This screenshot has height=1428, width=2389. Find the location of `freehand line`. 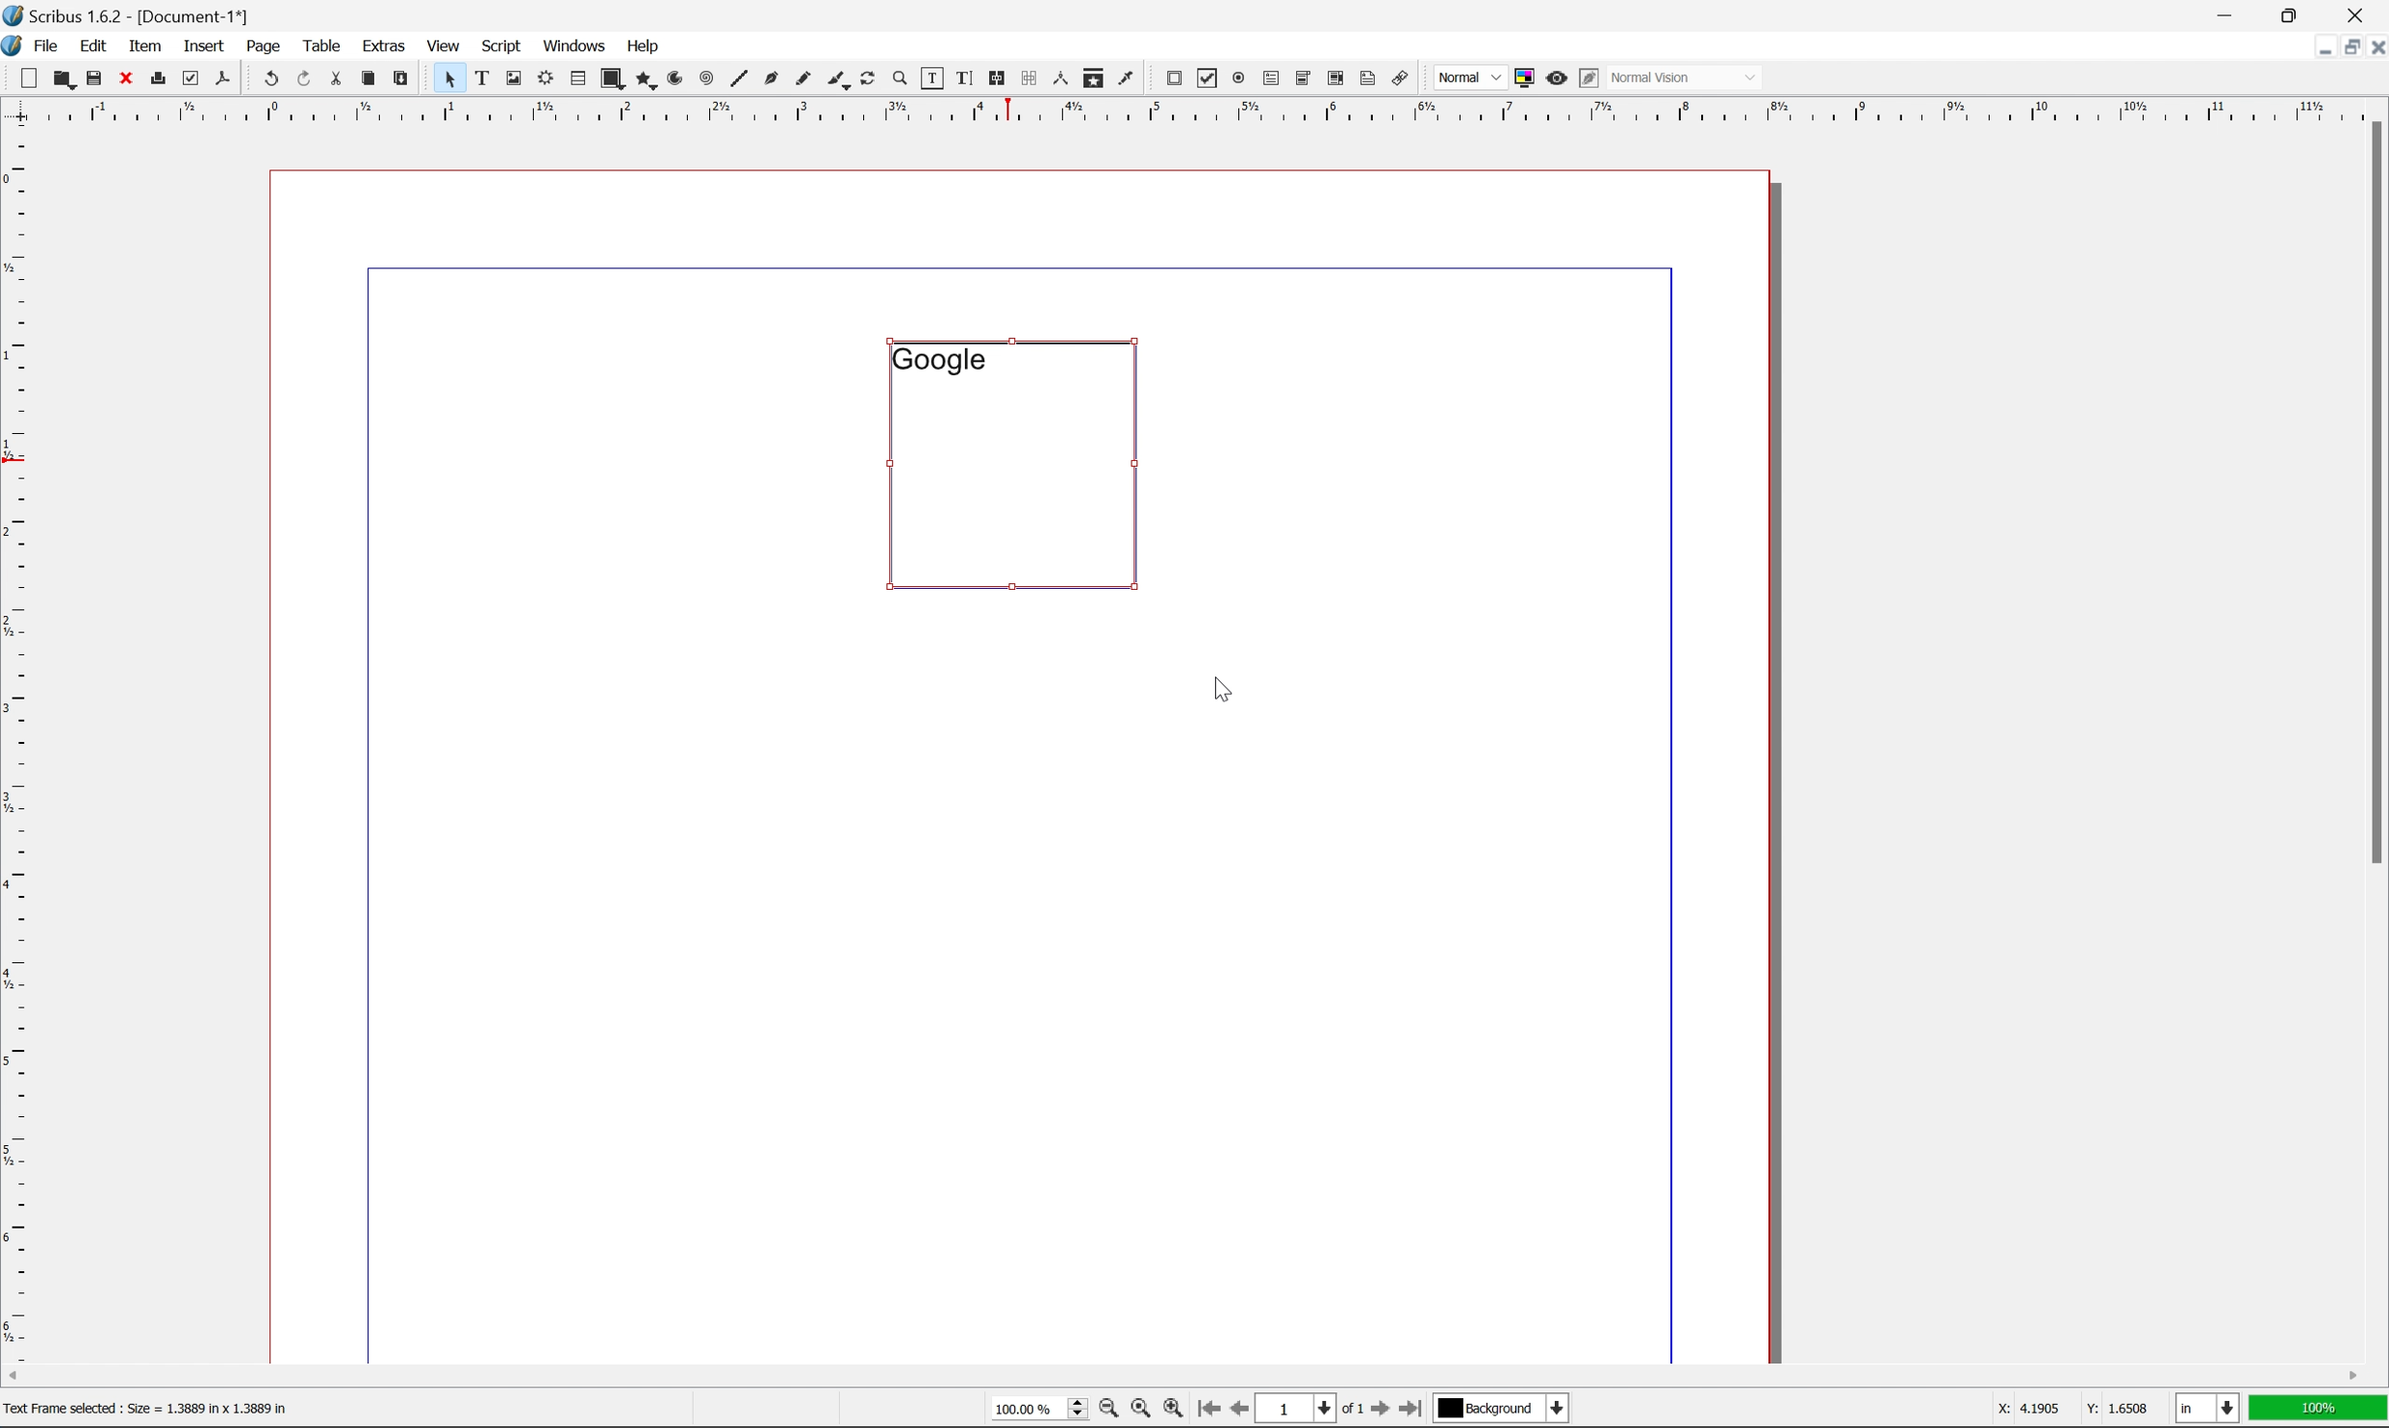

freehand line is located at coordinates (805, 80).